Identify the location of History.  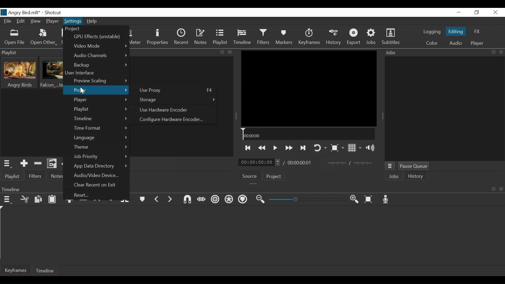
(333, 37).